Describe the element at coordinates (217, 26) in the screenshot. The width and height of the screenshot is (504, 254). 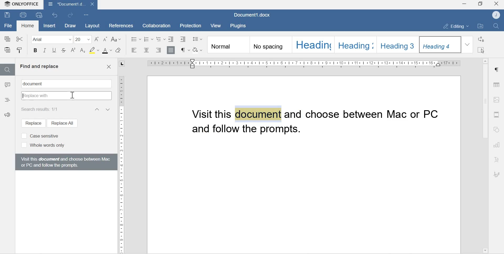
I see `View` at that location.